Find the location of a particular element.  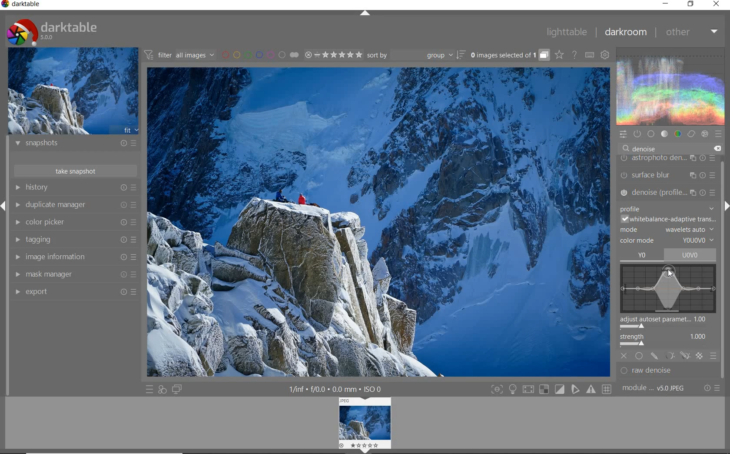

expand/collapse is located at coordinates (364, 13).